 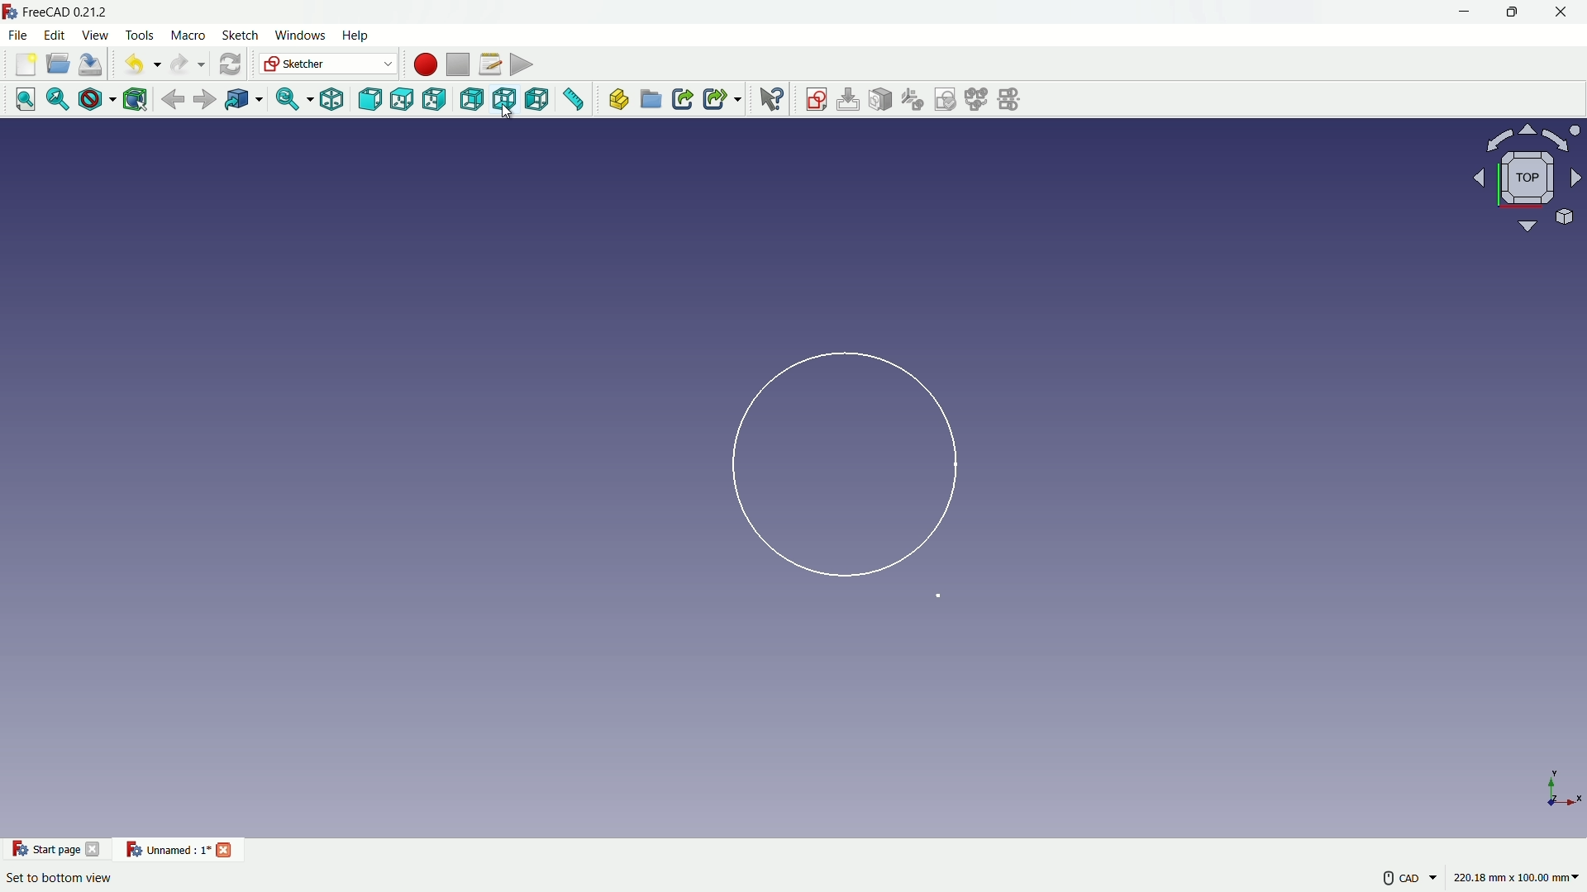 I want to click on execute macros, so click(x=523, y=63).